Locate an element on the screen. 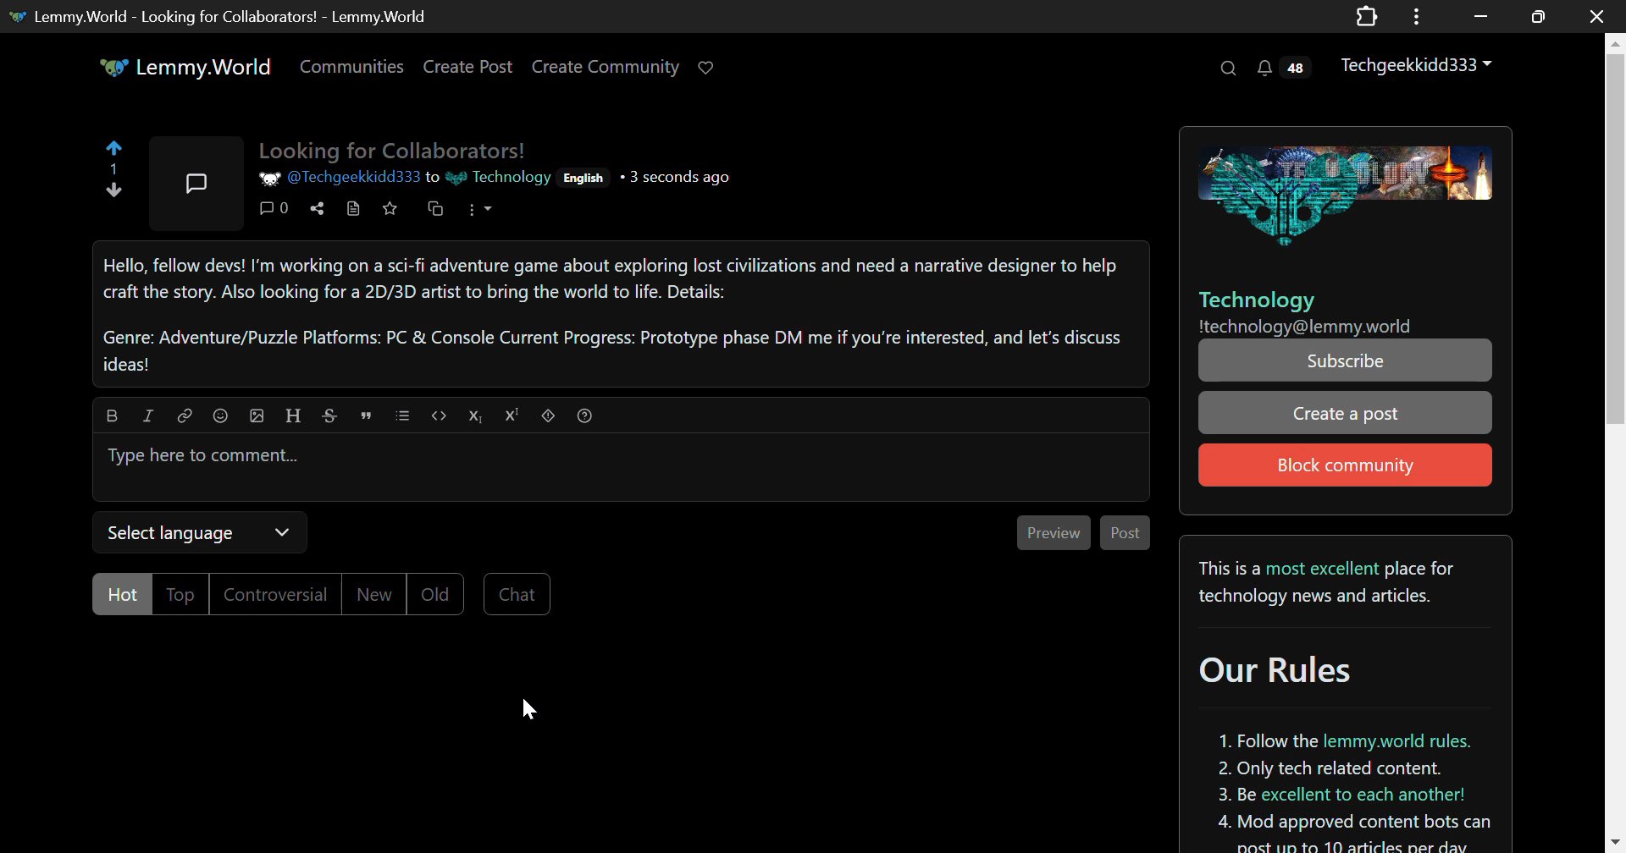  Subscribe is located at coordinates (1347, 362).